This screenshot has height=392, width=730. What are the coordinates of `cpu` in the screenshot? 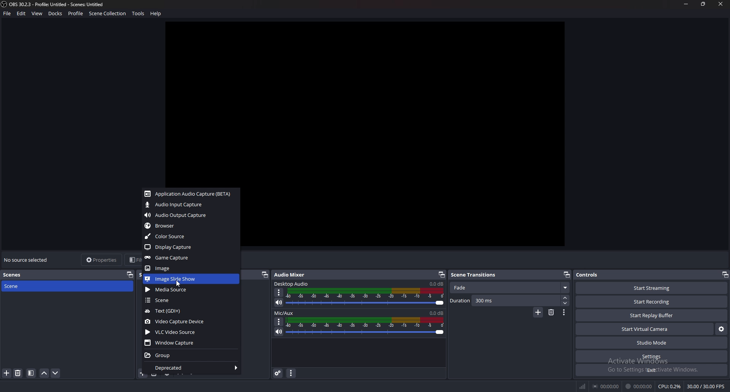 It's located at (670, 386).